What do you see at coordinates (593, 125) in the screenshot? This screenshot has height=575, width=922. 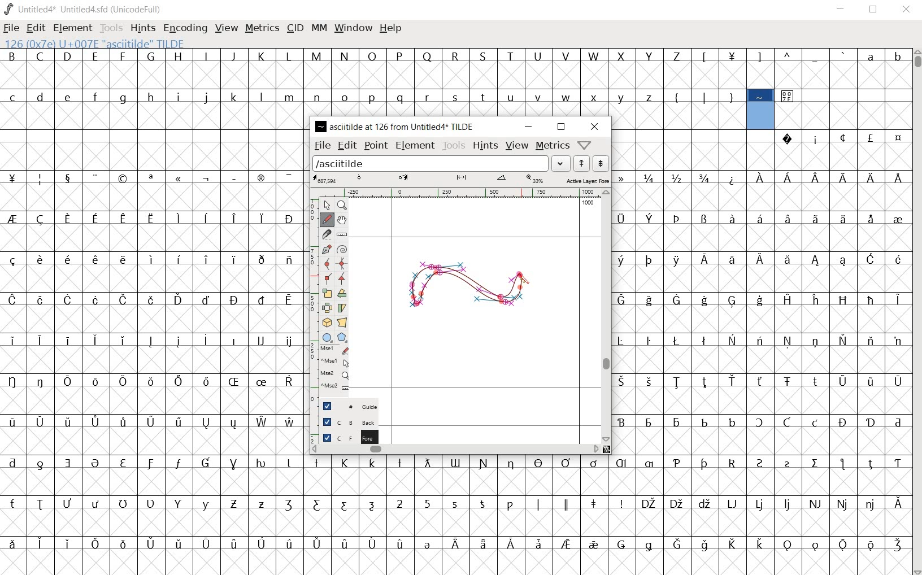 I see `close` at bounding box center [593, 125].